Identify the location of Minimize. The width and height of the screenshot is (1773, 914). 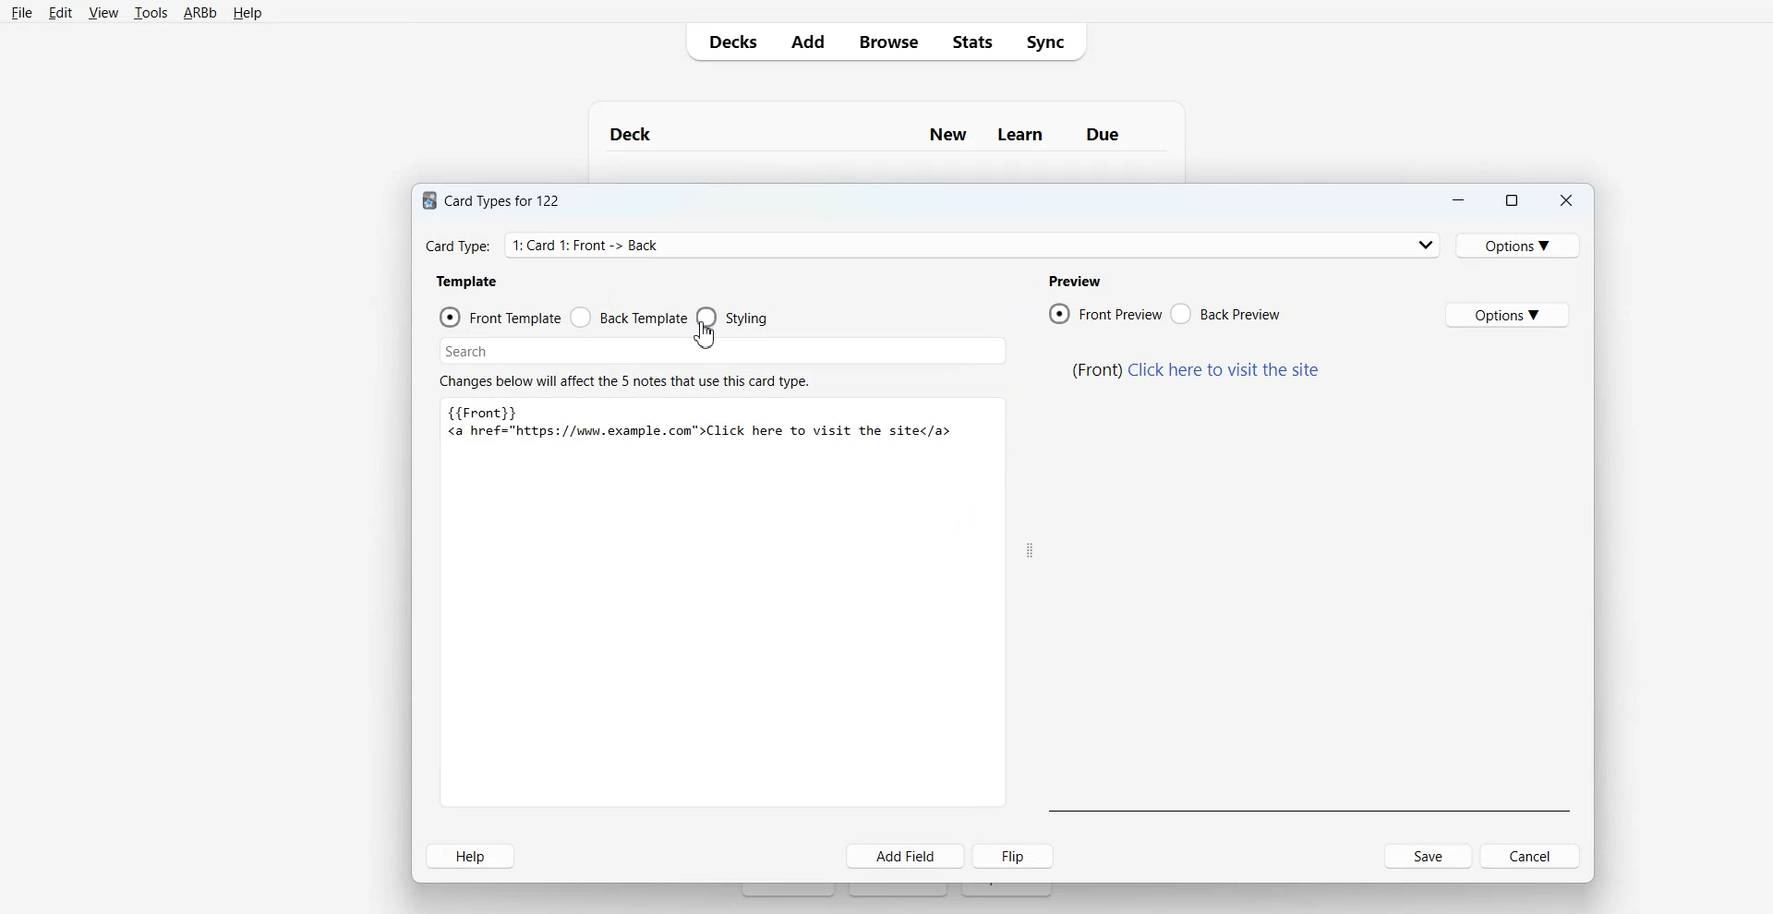
(1458, 198).